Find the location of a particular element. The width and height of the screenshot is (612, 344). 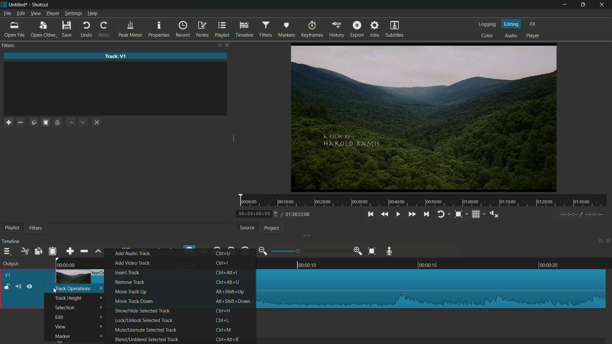

cut is located at coordinates (25, 251).